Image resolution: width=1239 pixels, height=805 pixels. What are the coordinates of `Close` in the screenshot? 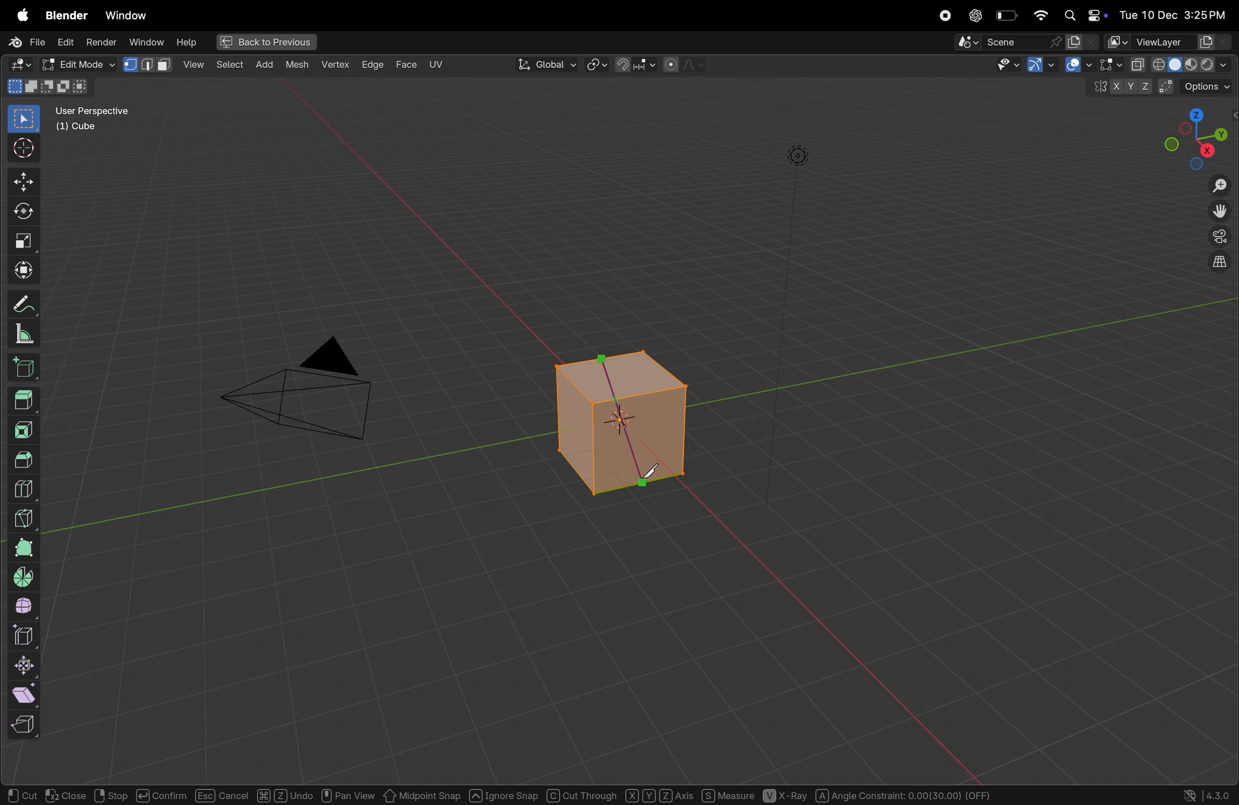 It's located at (66, 796).